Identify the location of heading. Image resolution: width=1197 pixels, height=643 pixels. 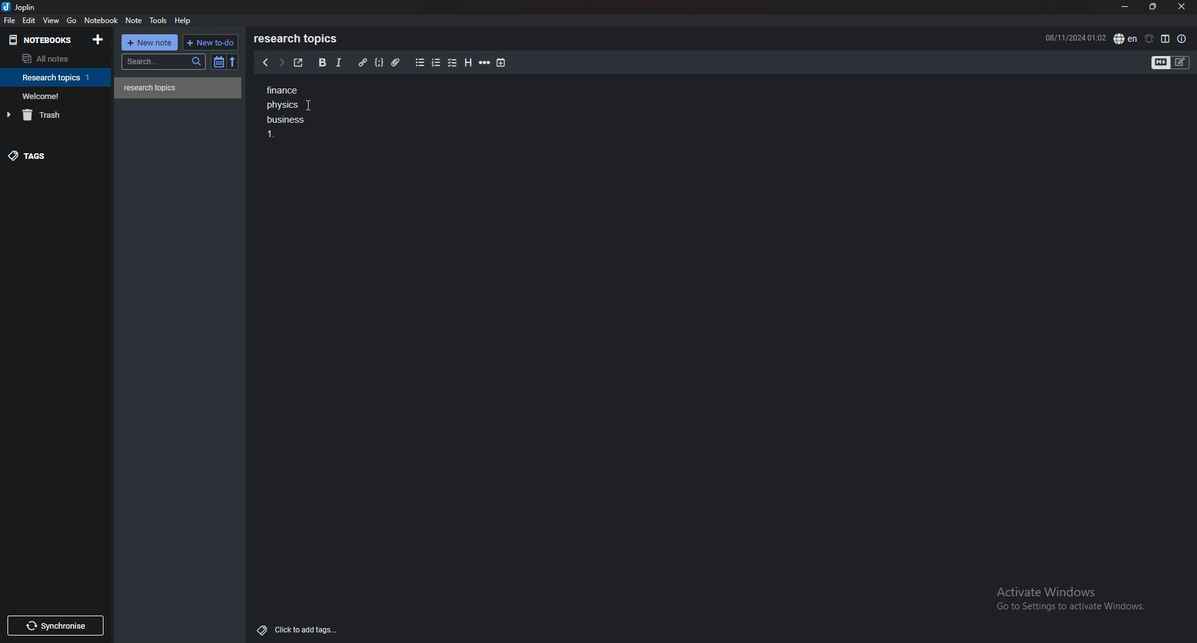
(468, 63).